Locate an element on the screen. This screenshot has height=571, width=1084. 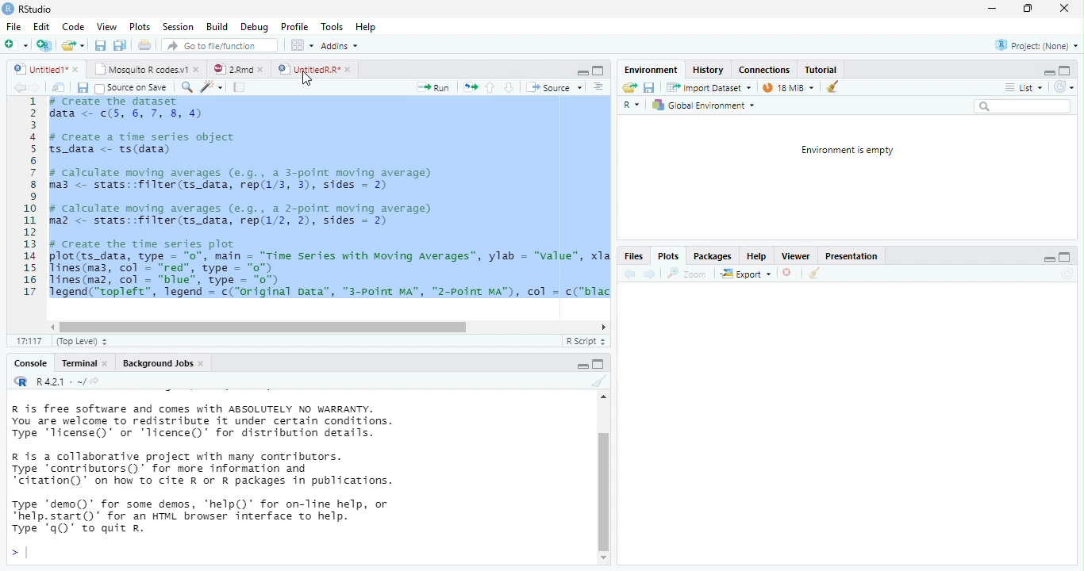
Plots is located at coordinates (667, 258).